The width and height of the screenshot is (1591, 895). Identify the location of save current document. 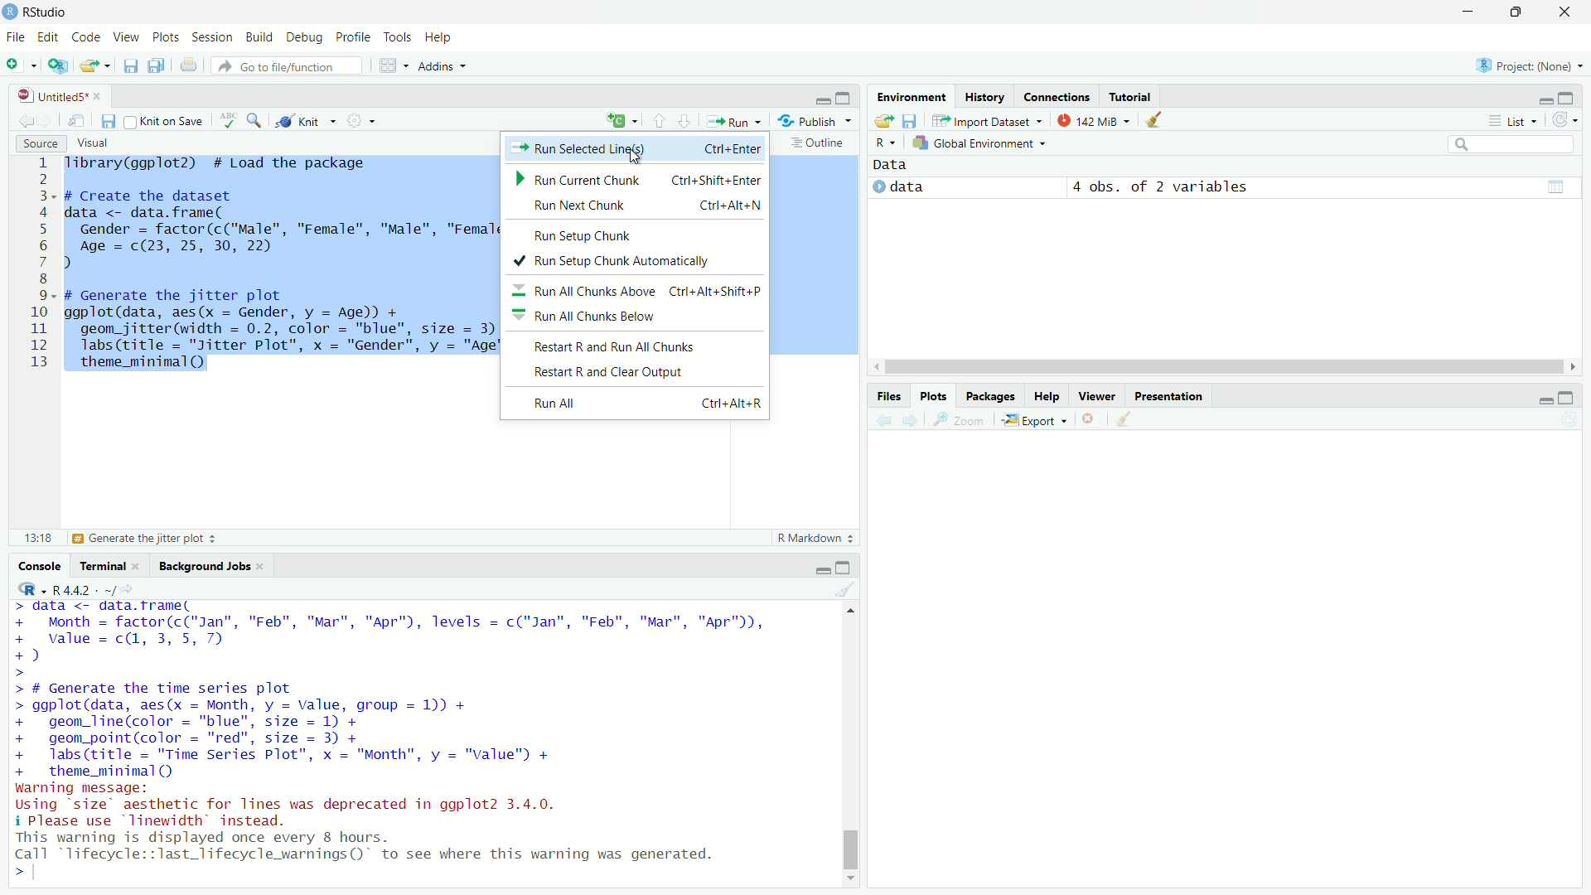
(108, 122).